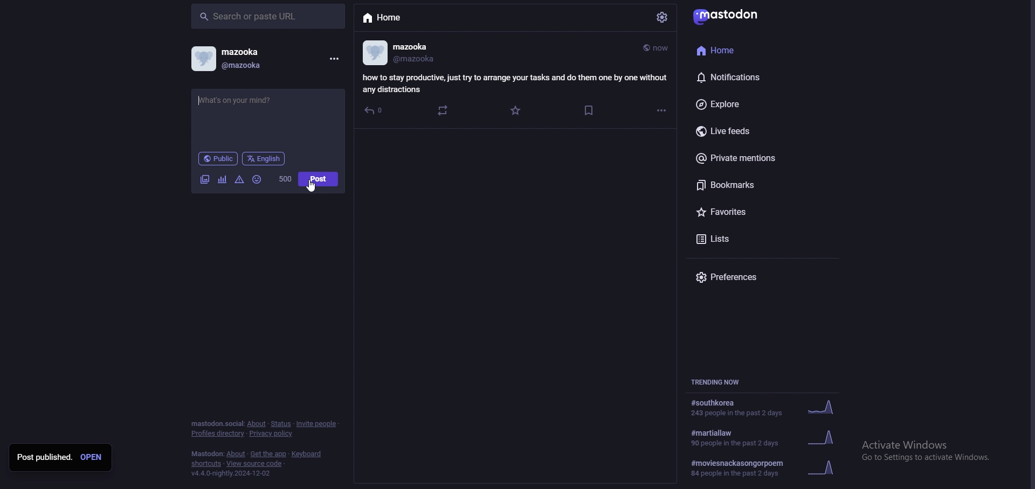 Image resolution: width=1035 pixels, height=489 pixels. I want to click on trending now, so click(719, 381).